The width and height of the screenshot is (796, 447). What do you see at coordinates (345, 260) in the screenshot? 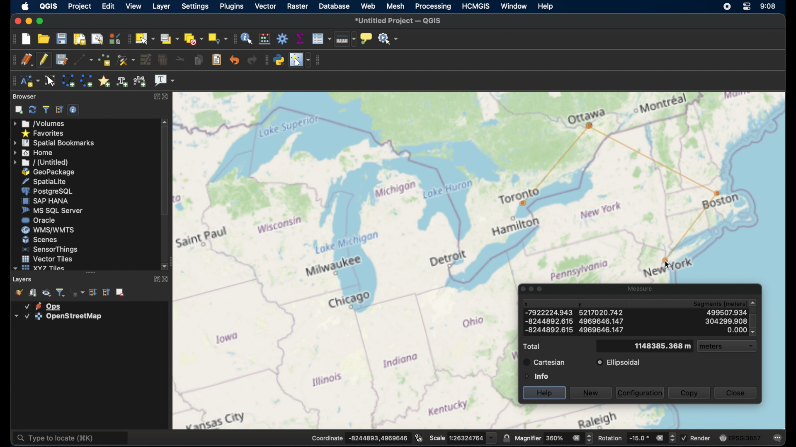
I see `open street map` at bounding box center [345, 260].